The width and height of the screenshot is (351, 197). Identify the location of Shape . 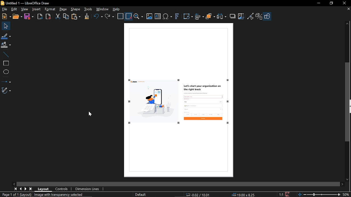
(76, 9).